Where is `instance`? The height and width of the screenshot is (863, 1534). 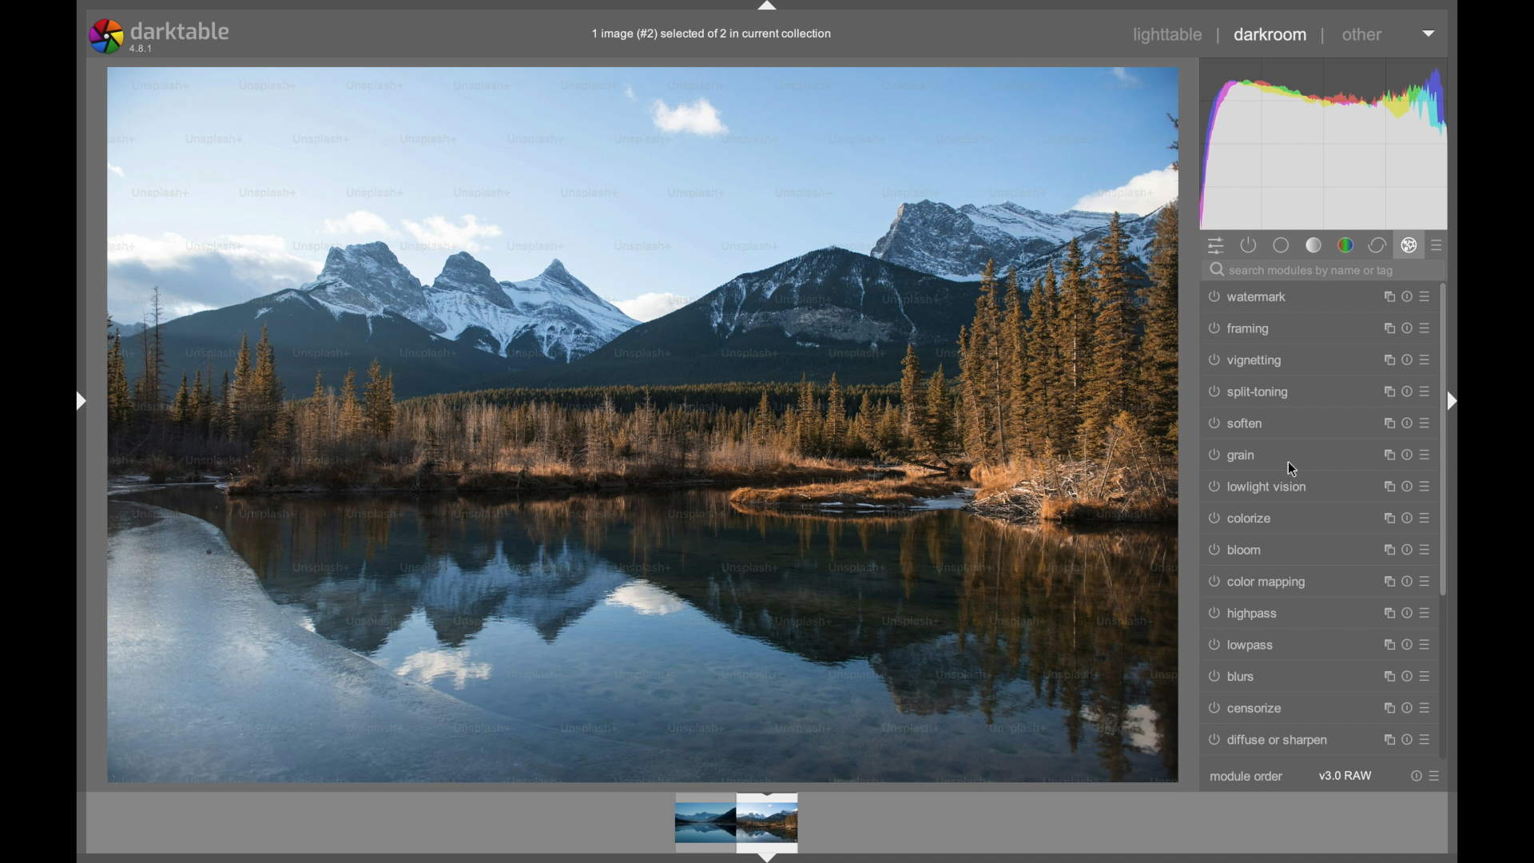
instance is located at coordinates (1384, 423).